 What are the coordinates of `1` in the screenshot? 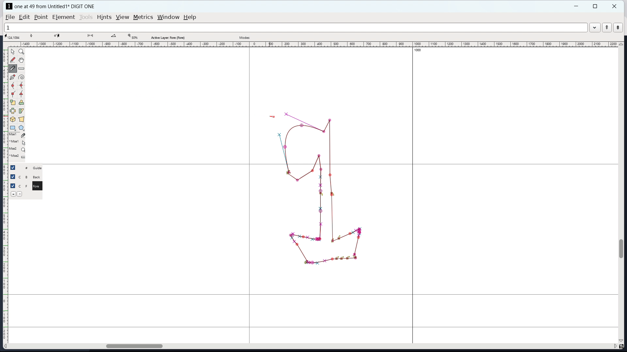 It's located at (295, 28).